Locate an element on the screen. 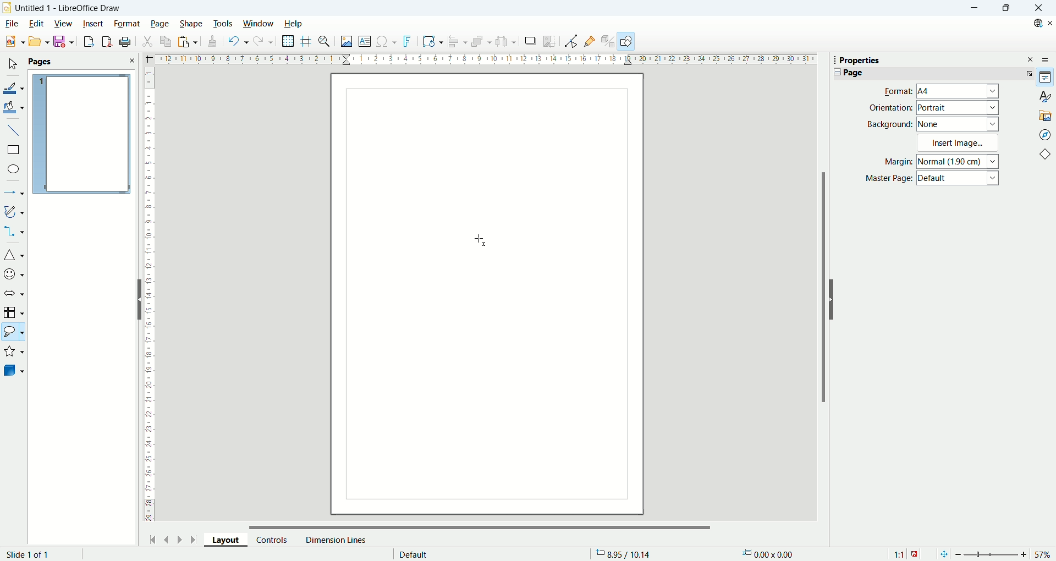  Hide is located at coordinates (834, 299).